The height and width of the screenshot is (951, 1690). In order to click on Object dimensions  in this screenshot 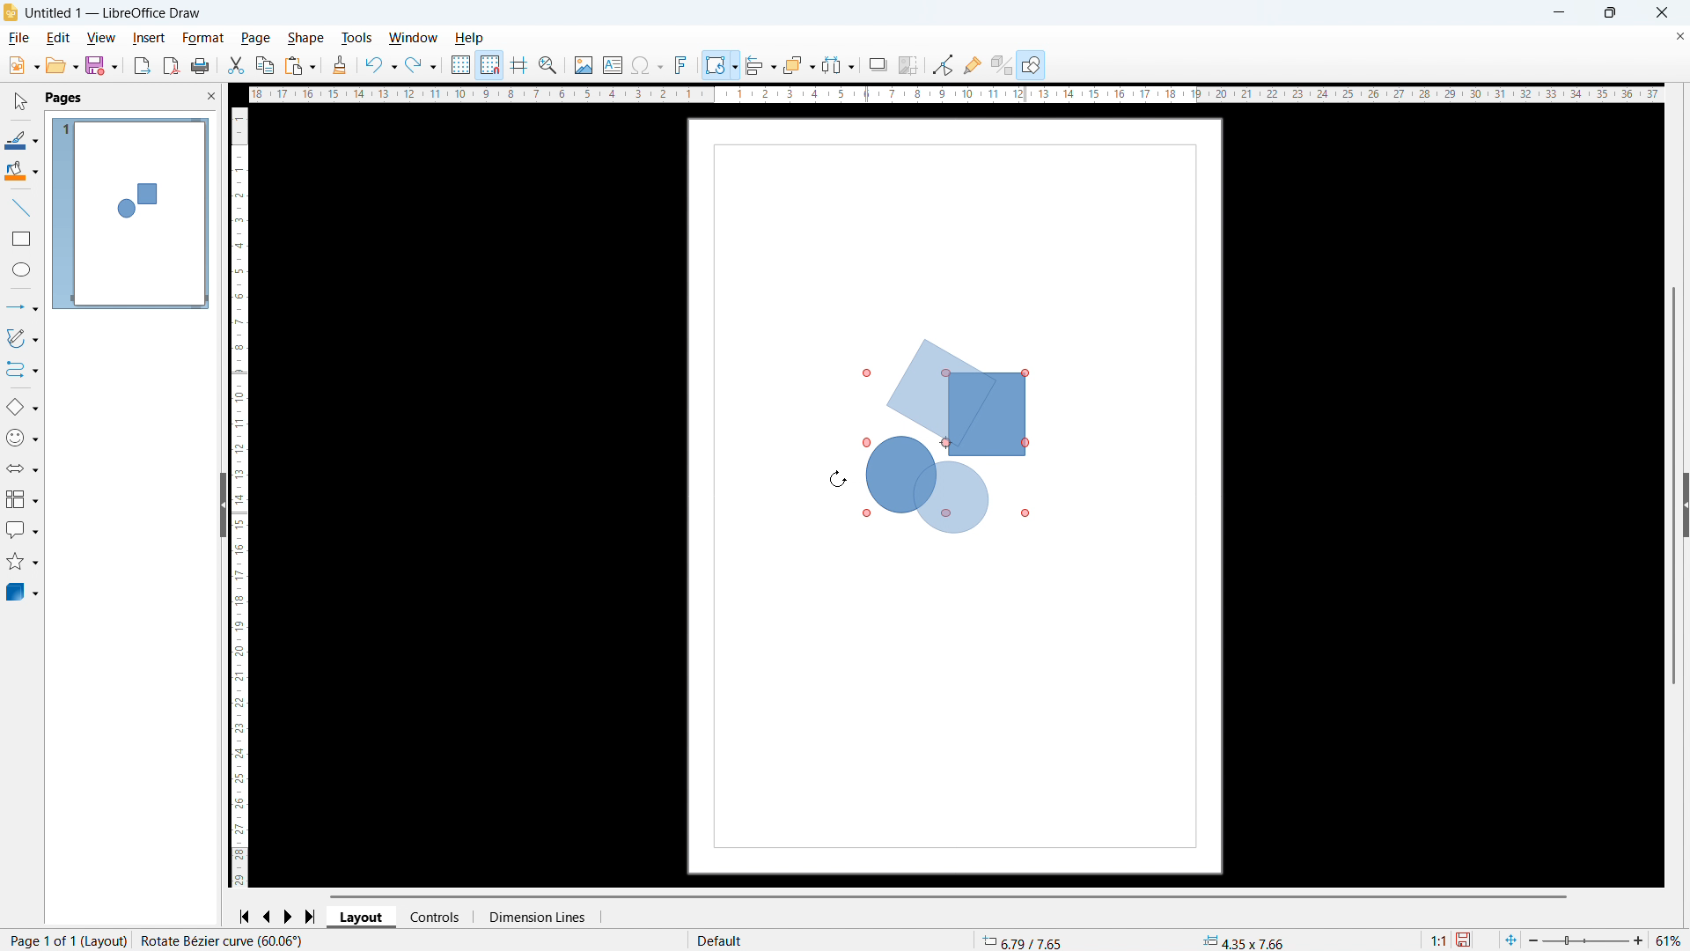, I will do `click(1244, 942)`.